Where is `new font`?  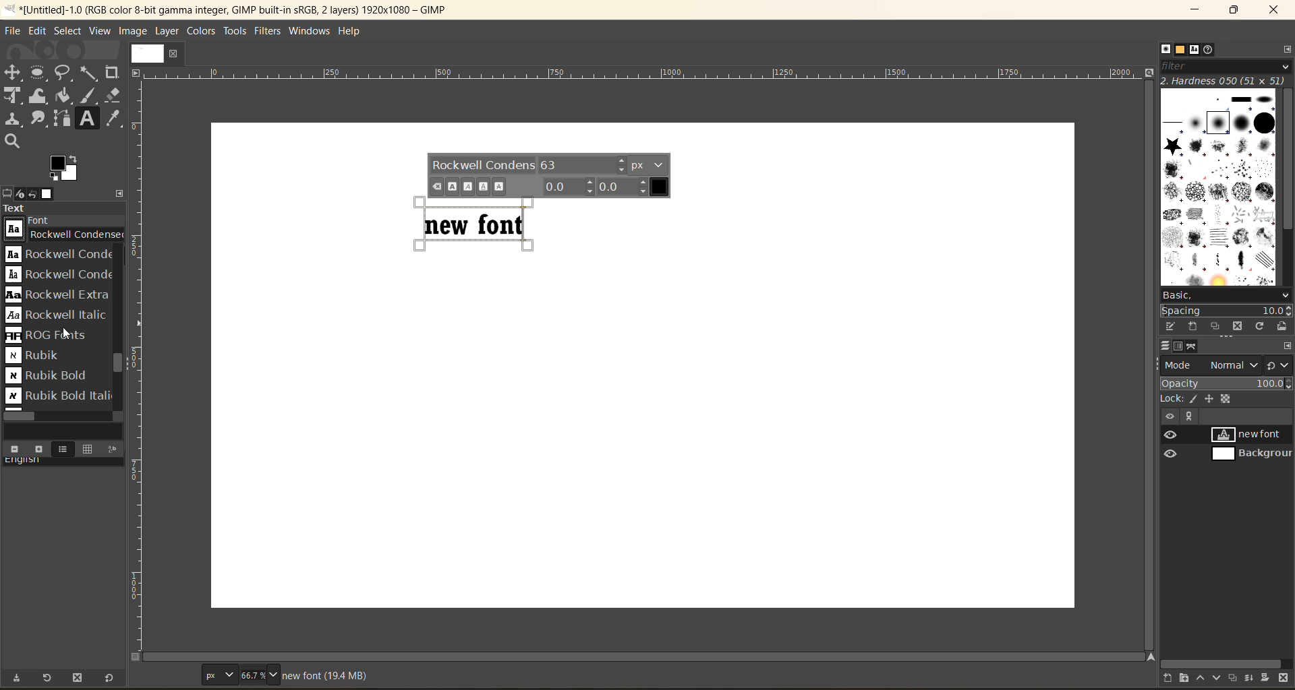 new font is located at coordinates (1254, 436).